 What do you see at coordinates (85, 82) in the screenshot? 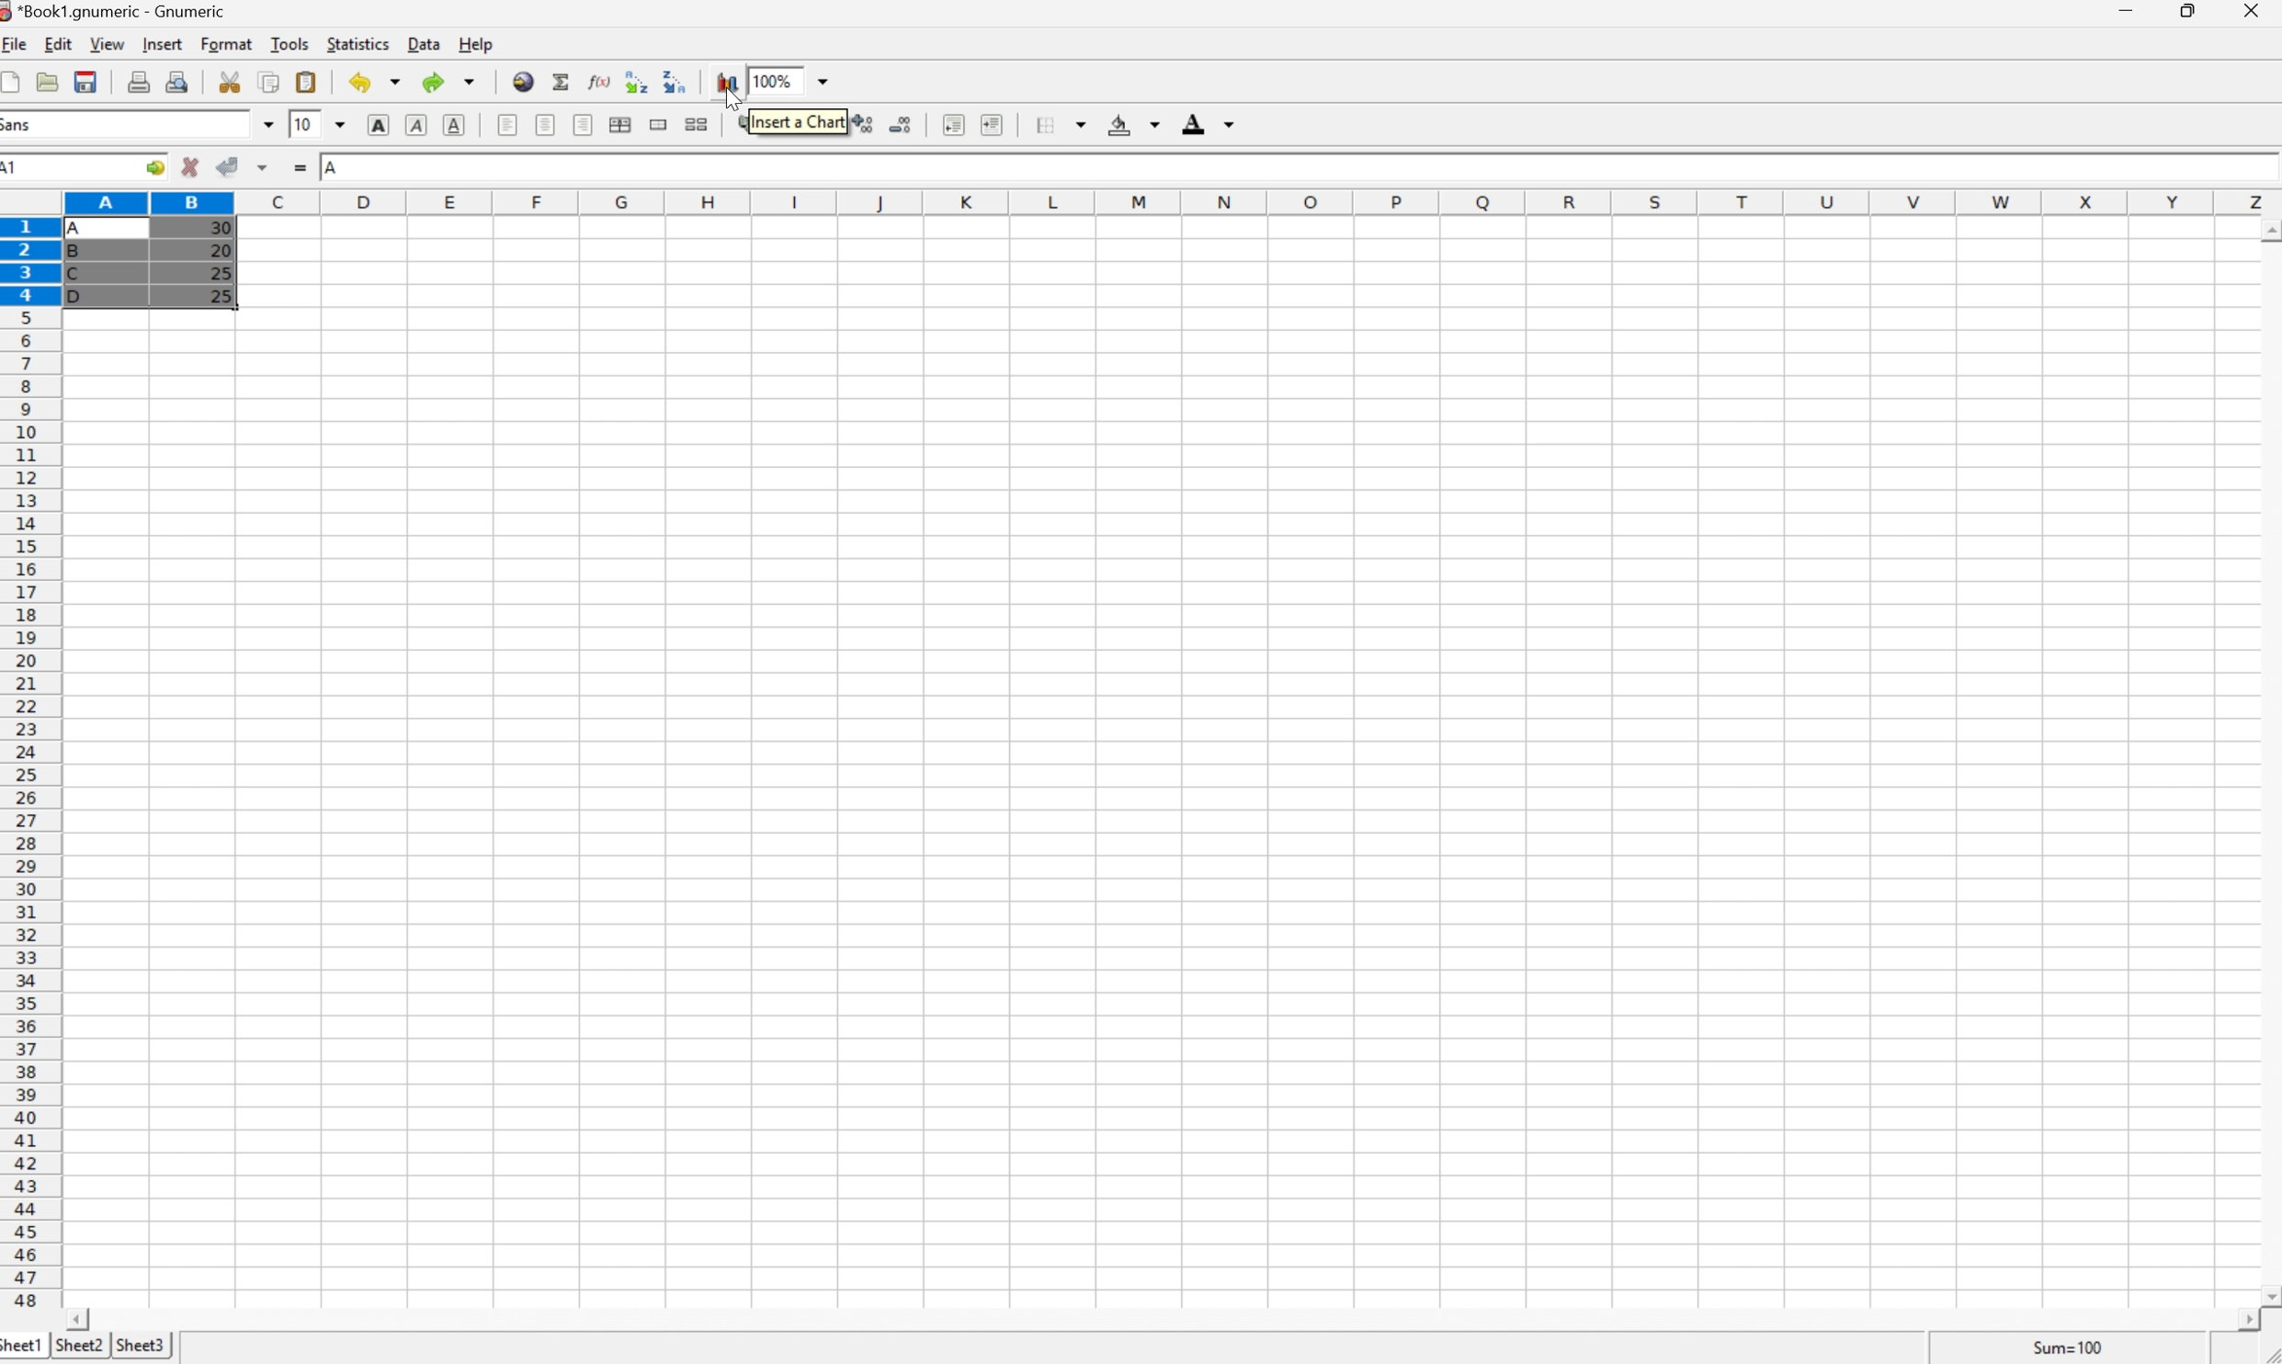
I see `Save the current workbook` at bounding box center [85, 82].